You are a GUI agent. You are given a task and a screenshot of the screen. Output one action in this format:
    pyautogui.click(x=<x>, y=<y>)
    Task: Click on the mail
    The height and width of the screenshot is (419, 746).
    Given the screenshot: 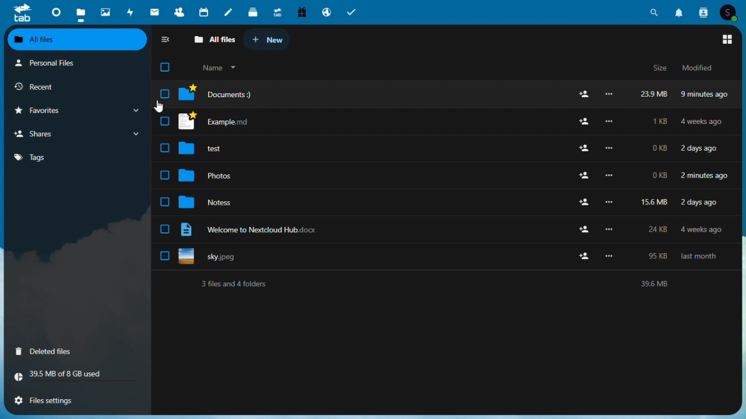 What is the action you would take?
    pyautogui.click(x=154, y=11)
    